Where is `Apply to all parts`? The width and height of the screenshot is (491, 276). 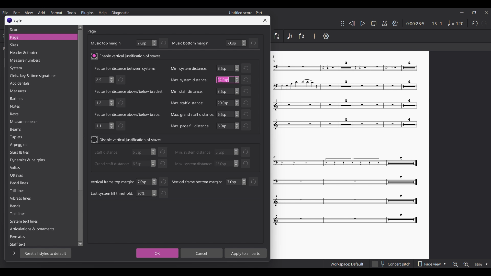
Apply to all parts is located at coordinates (245, 253).